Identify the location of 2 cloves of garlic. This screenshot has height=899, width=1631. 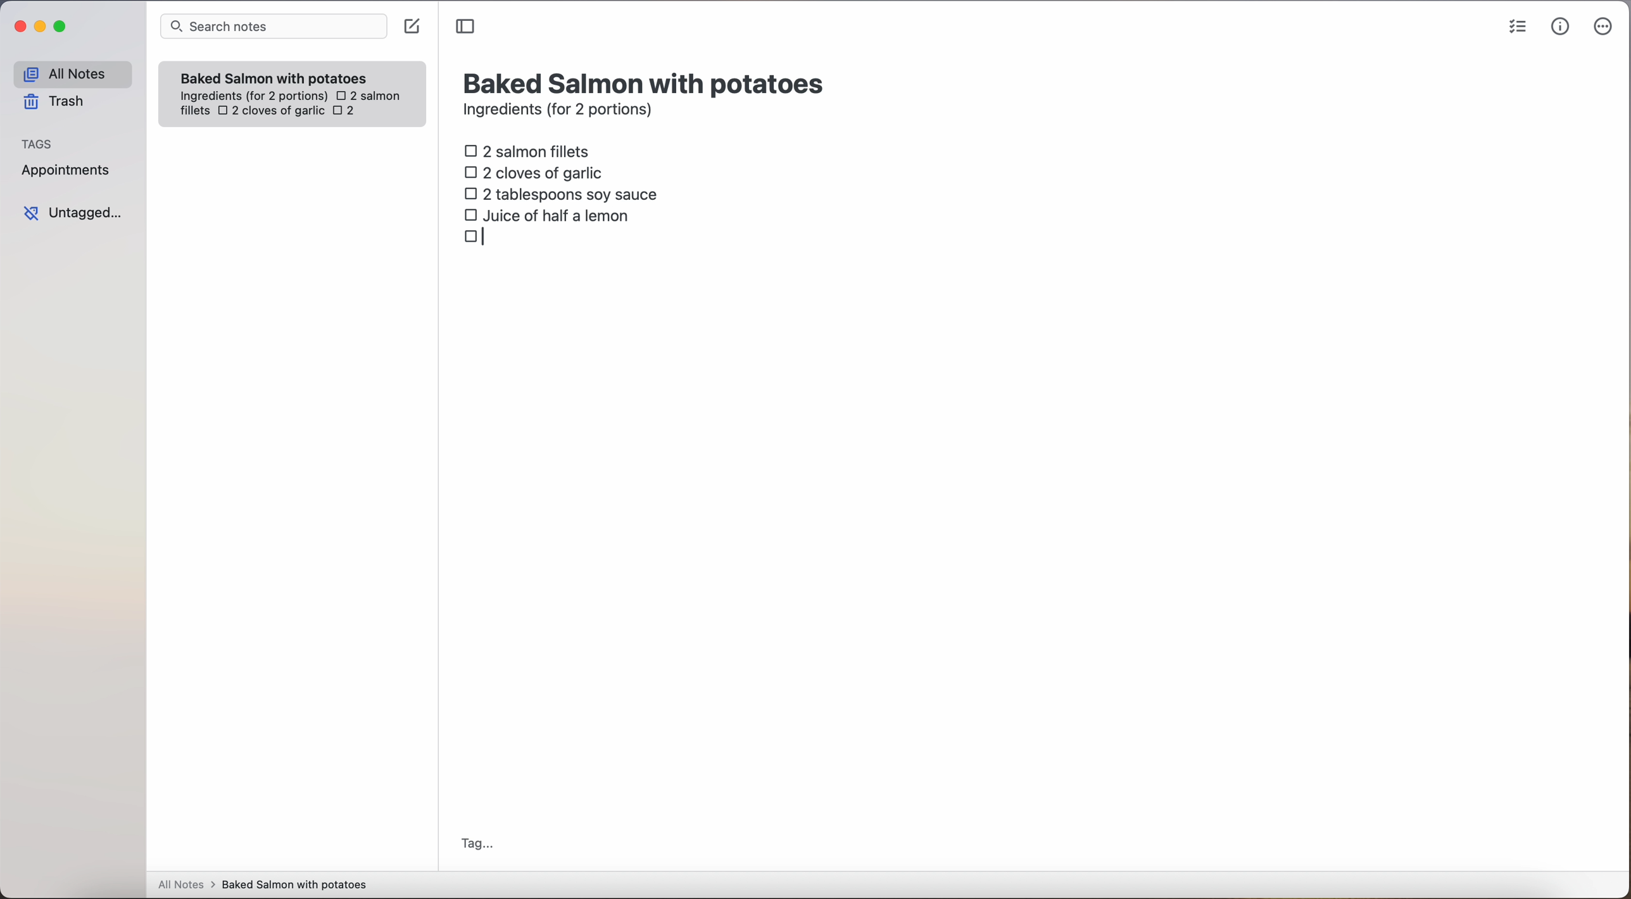
(537, 171).